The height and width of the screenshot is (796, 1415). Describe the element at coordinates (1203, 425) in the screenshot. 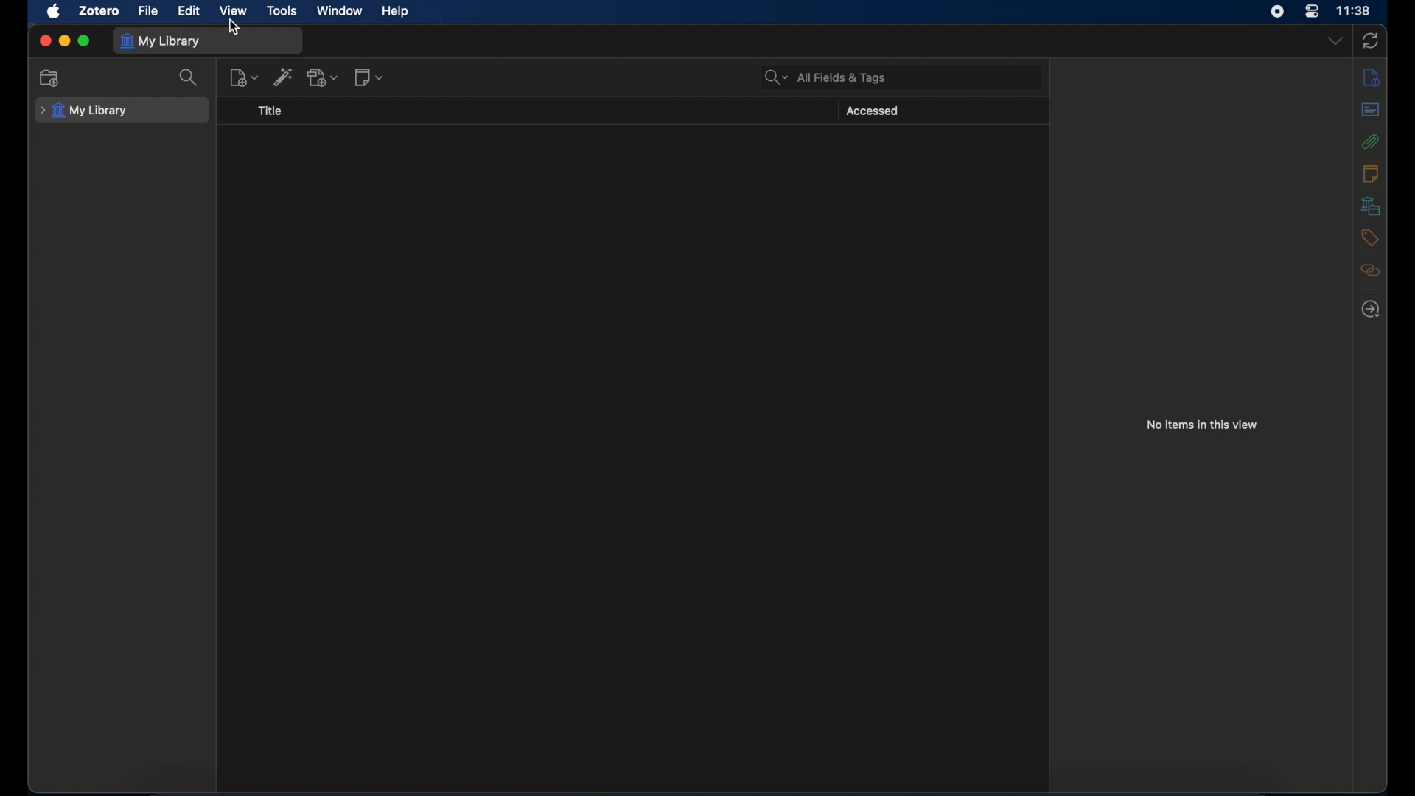

I see `no items in this view` at that location.